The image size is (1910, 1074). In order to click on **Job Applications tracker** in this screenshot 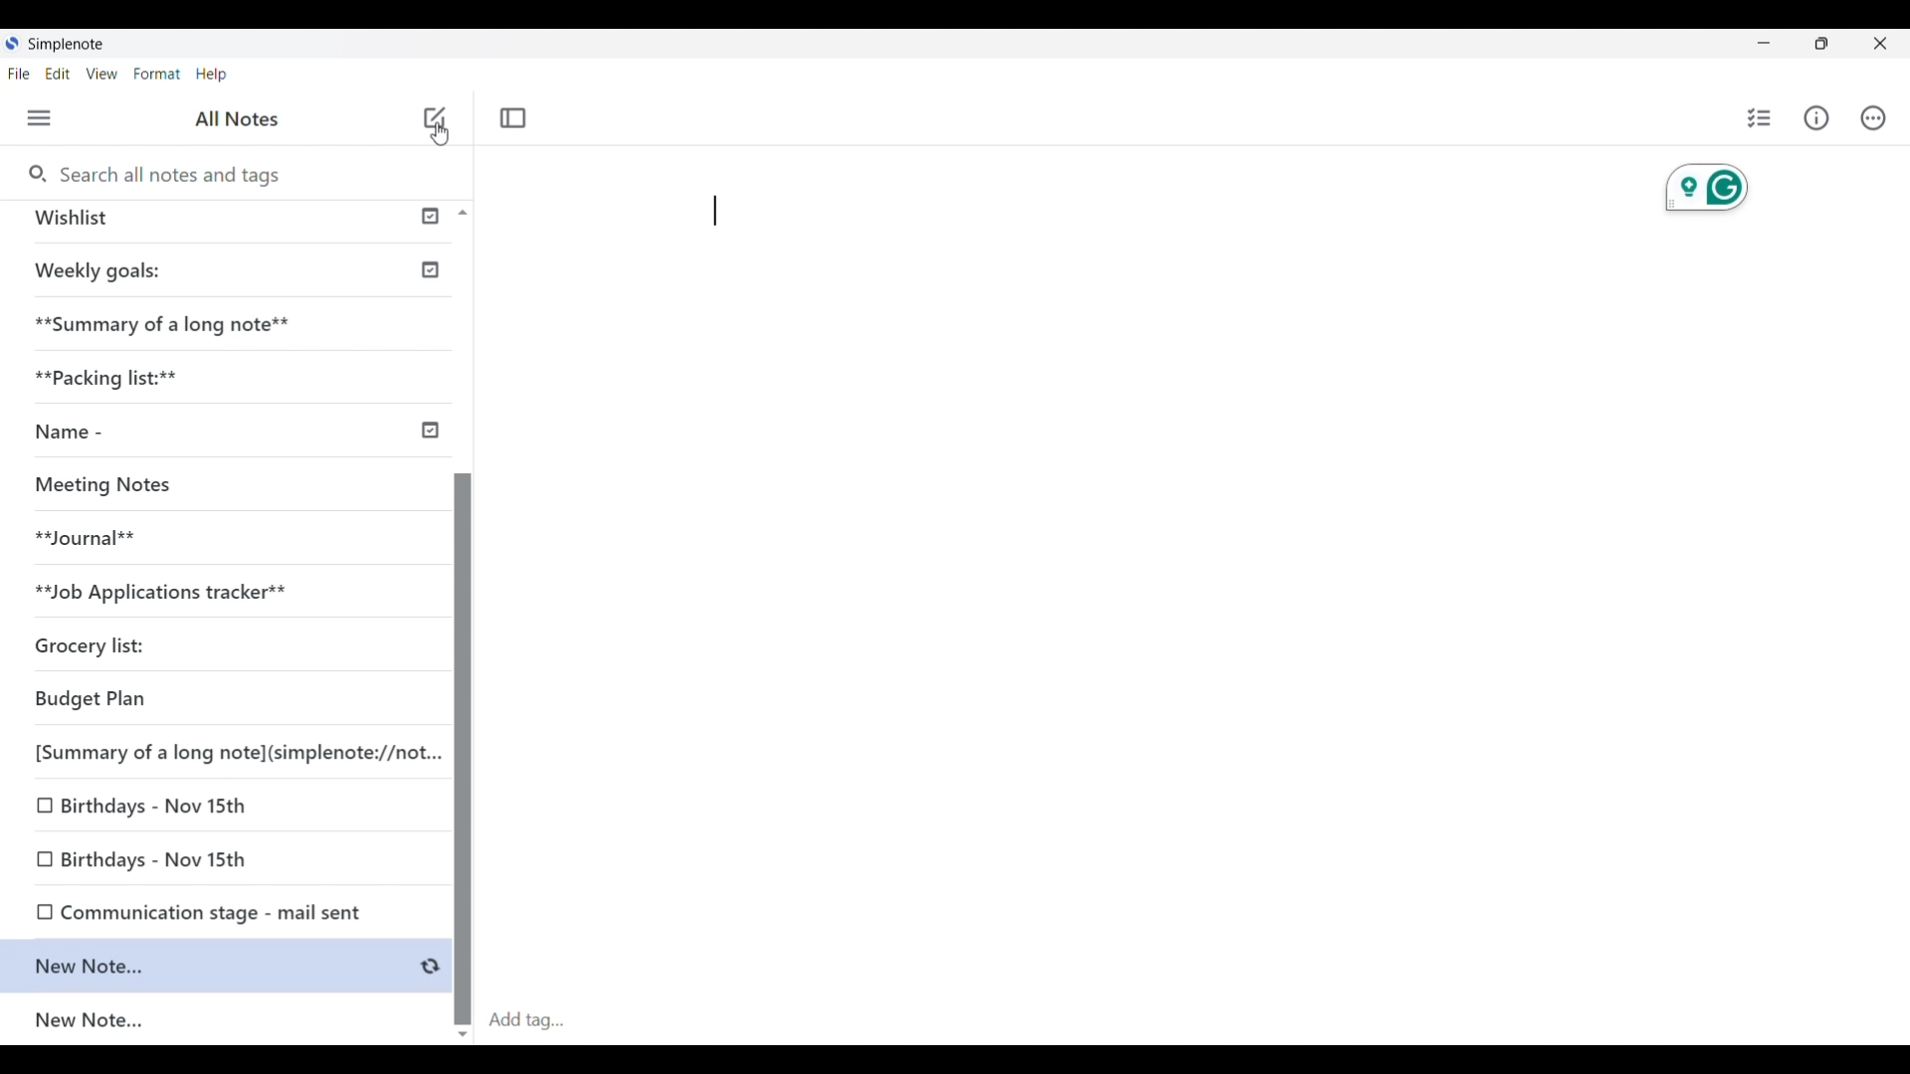, I will do `click(176, 589)`.